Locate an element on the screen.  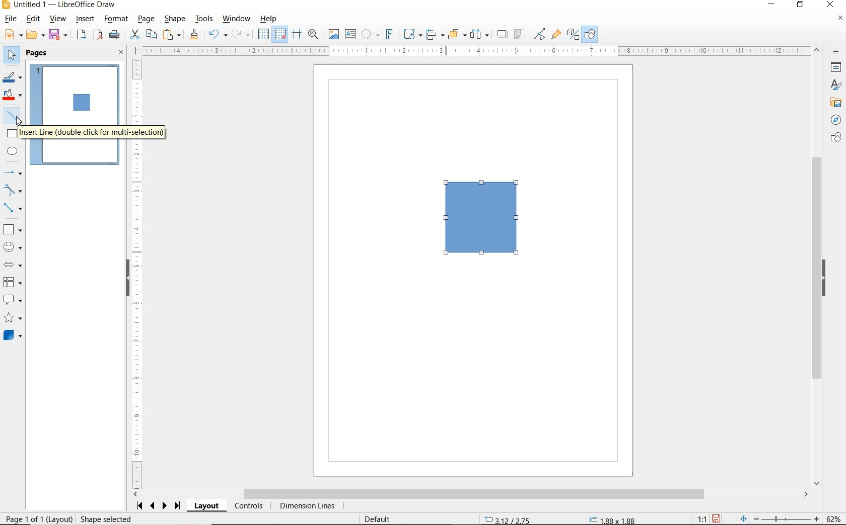
RULER is located at coordinates (476, 51).